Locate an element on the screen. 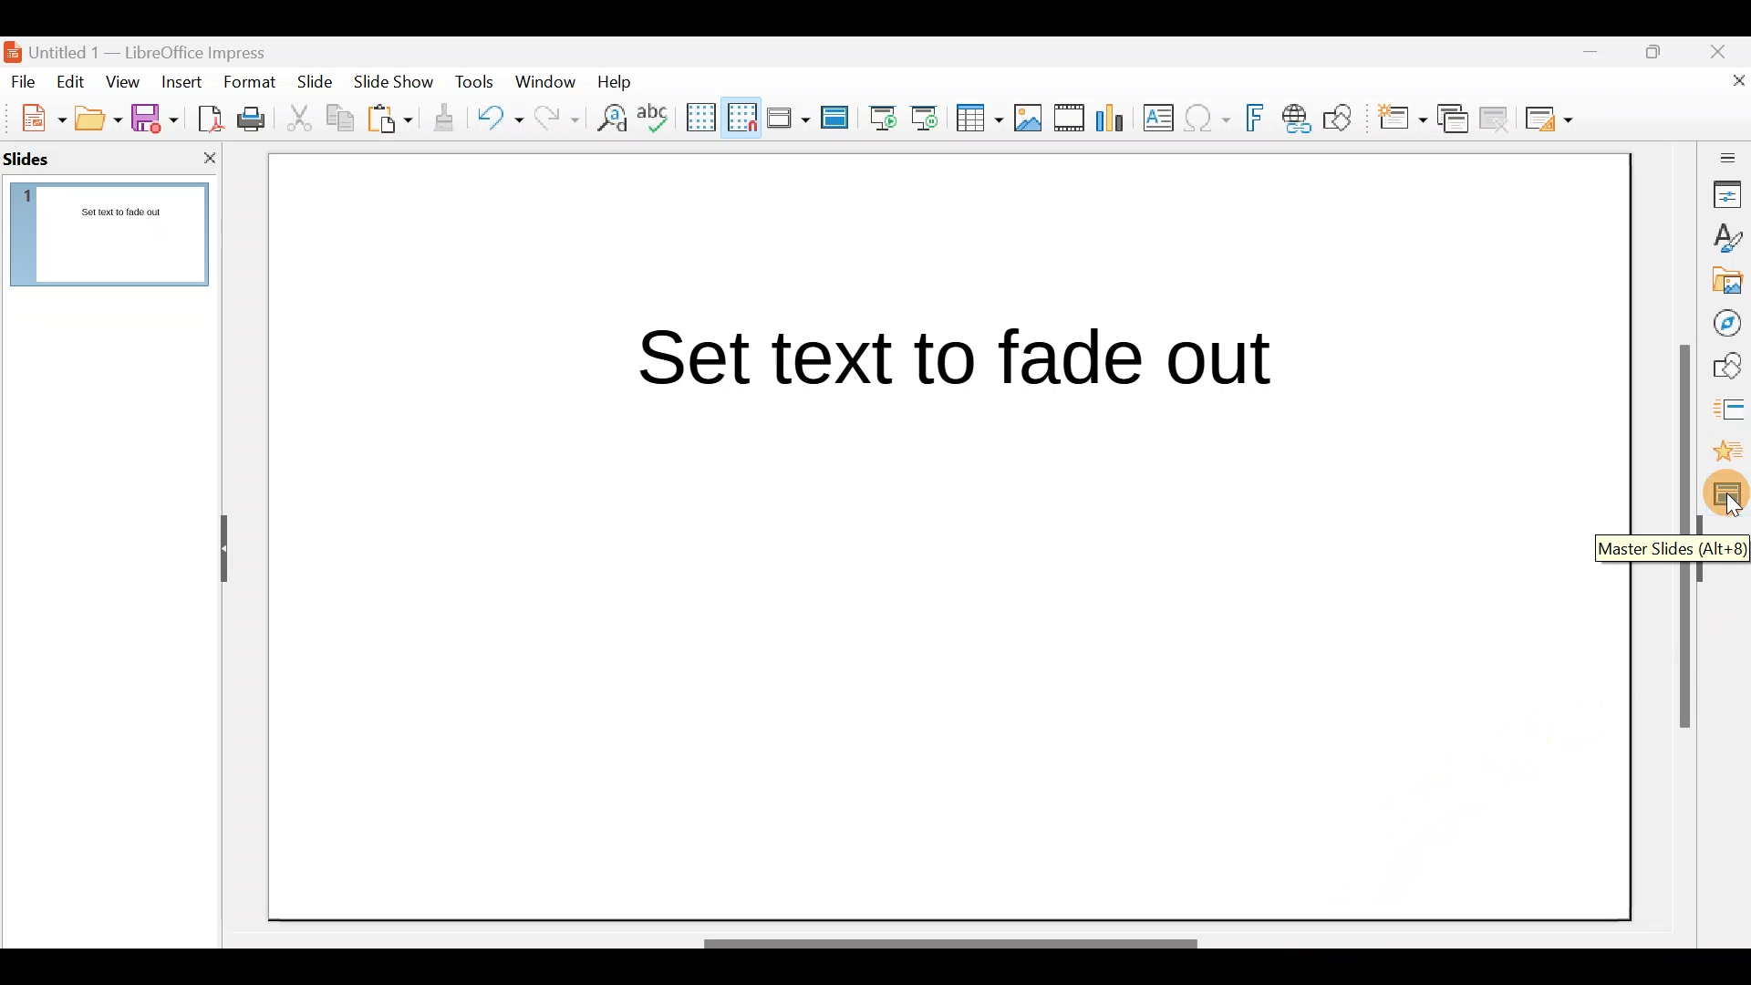 The height and width of the screenshot is (985, 1751). slides is located at coordinates (38, 159).